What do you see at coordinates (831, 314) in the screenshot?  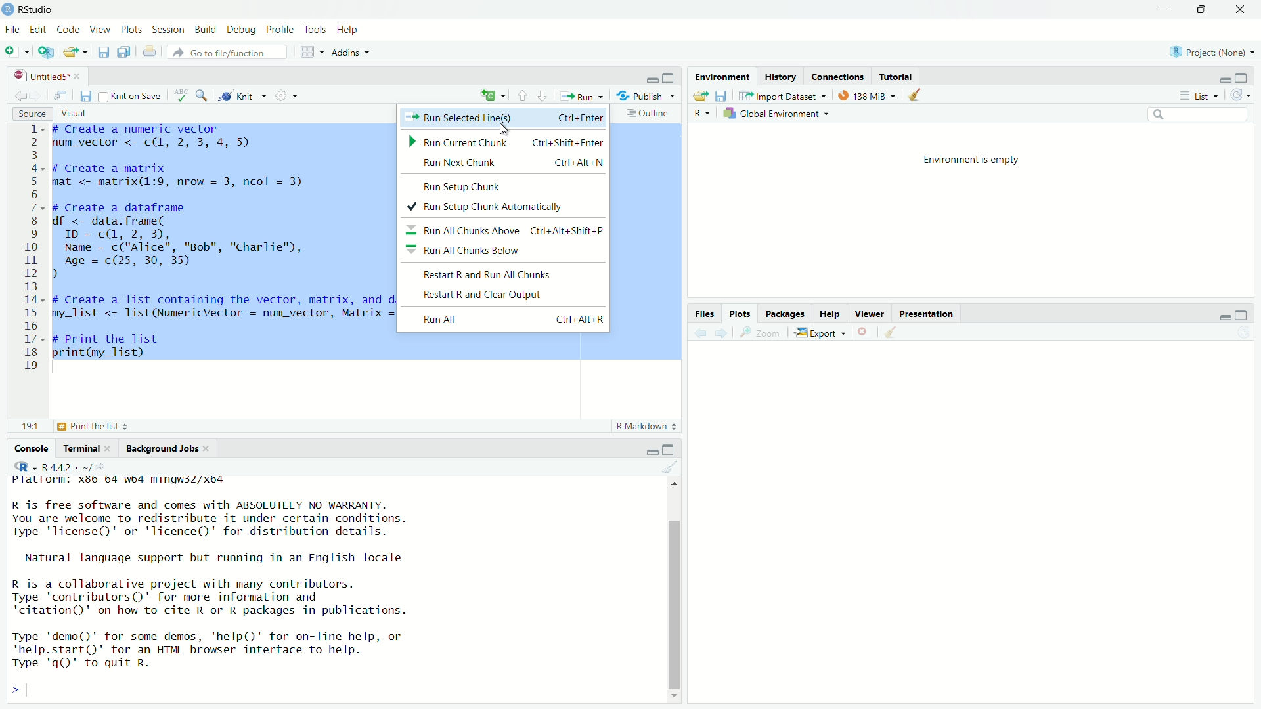 I see `Help` at bounding box center [831, 314].